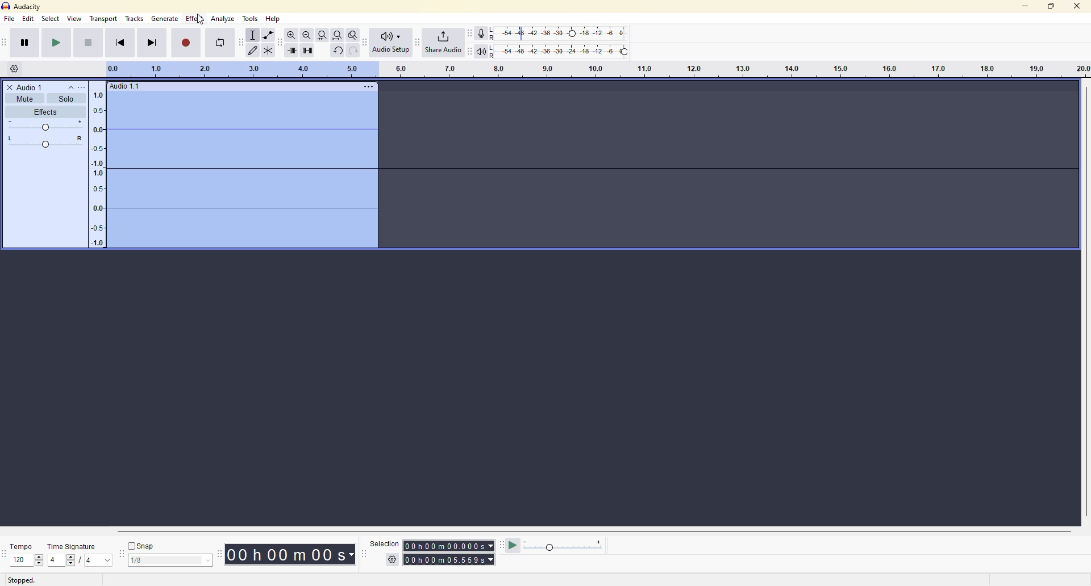 The image size is (1091, 586). Describe the element at coordinates (20, 559) in the screenshot. I see `120` at that location.